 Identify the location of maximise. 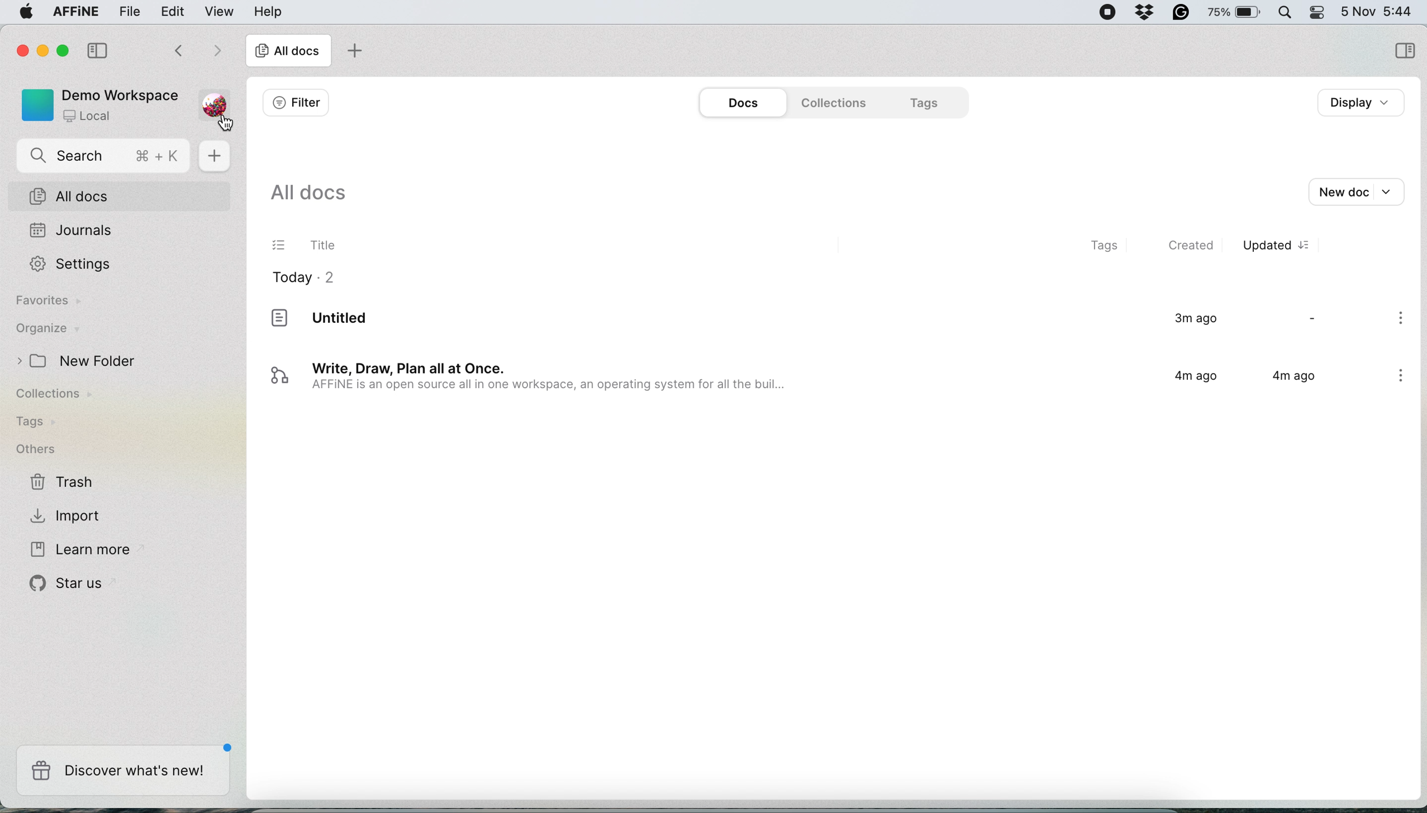
(66, 50).